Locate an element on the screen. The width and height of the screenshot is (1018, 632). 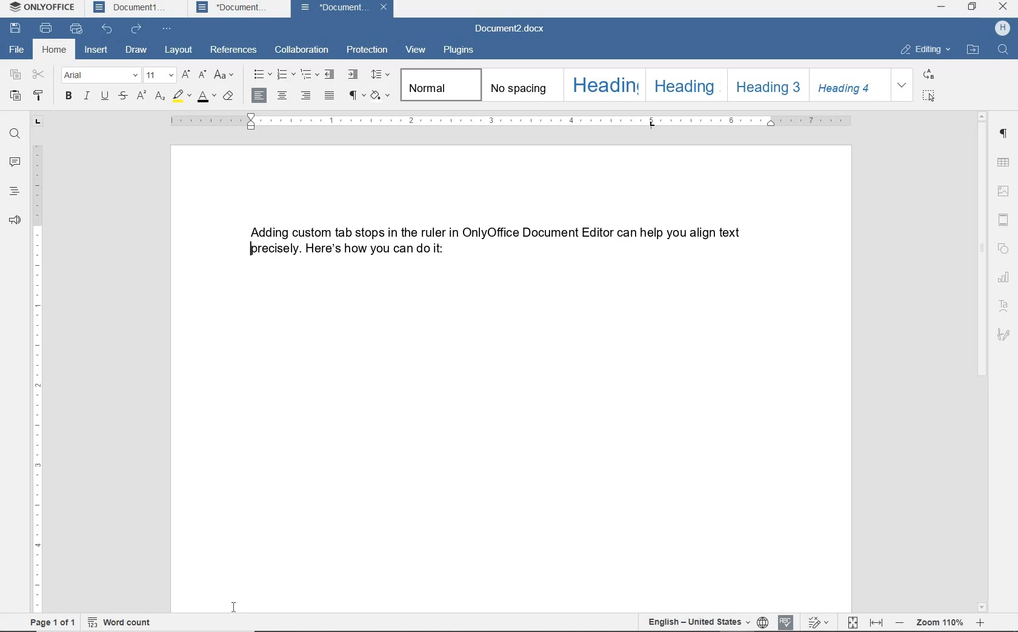
draw is located at coordinates (136, 50).